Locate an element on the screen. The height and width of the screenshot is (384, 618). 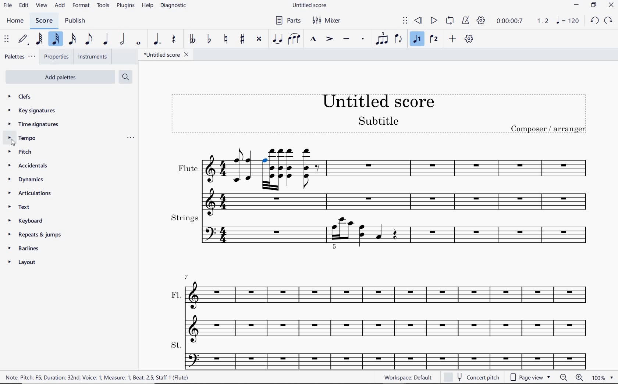
zoom factor is located at coordinates (603, 377).